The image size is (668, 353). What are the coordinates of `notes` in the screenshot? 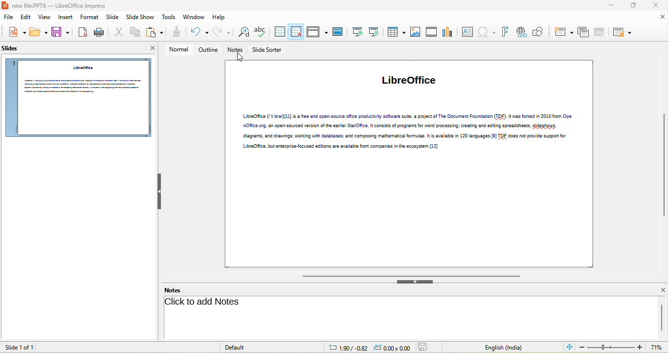 It's located at (172, 290).